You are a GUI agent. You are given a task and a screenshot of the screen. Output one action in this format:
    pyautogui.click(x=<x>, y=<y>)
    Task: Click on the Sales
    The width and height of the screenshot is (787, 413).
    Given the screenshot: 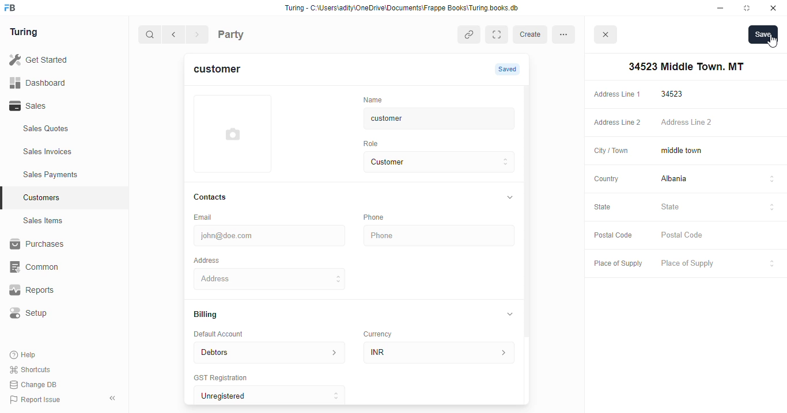 What is the action you would take?
    pyautogui.click(x=56, y=106)
    